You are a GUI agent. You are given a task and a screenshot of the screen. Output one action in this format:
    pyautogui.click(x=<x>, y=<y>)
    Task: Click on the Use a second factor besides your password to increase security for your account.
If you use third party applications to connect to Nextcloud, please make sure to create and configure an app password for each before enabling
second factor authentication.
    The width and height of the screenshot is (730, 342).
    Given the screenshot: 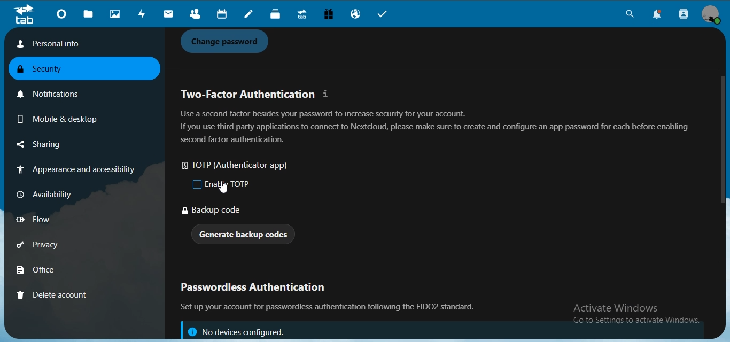 What is the action you would take?
    pyautogui.click(x=434, y=127)
    